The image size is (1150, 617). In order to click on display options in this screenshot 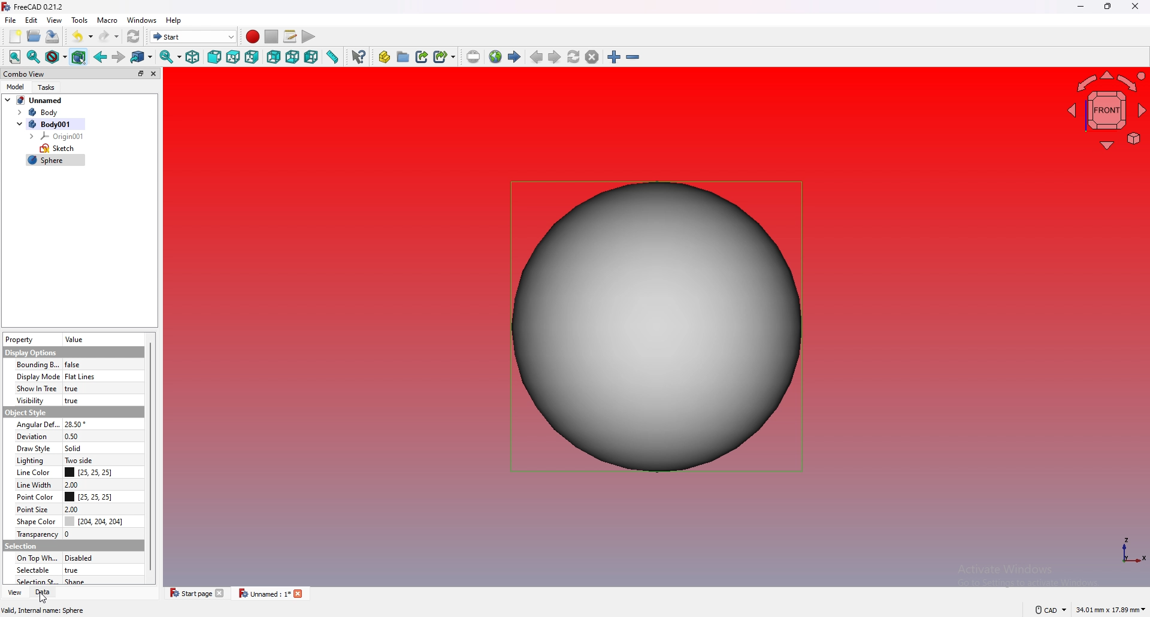, I will do `click(32, 352)`.